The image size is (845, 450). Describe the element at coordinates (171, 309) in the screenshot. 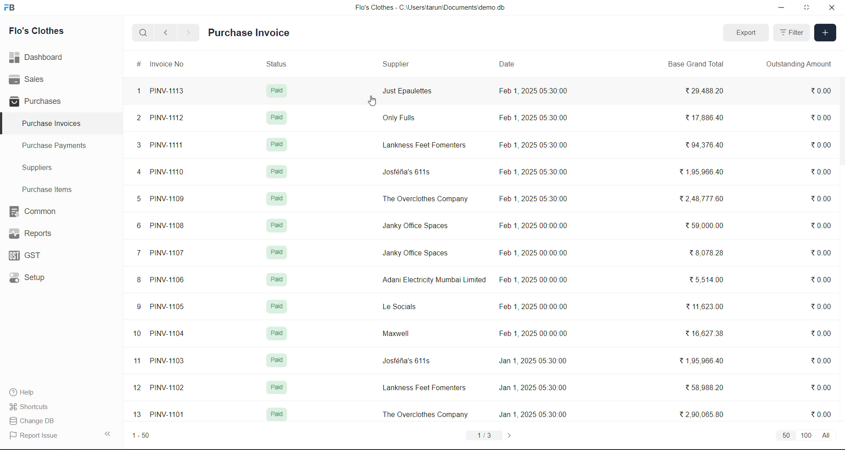

I see `PINV-1105` at that location.